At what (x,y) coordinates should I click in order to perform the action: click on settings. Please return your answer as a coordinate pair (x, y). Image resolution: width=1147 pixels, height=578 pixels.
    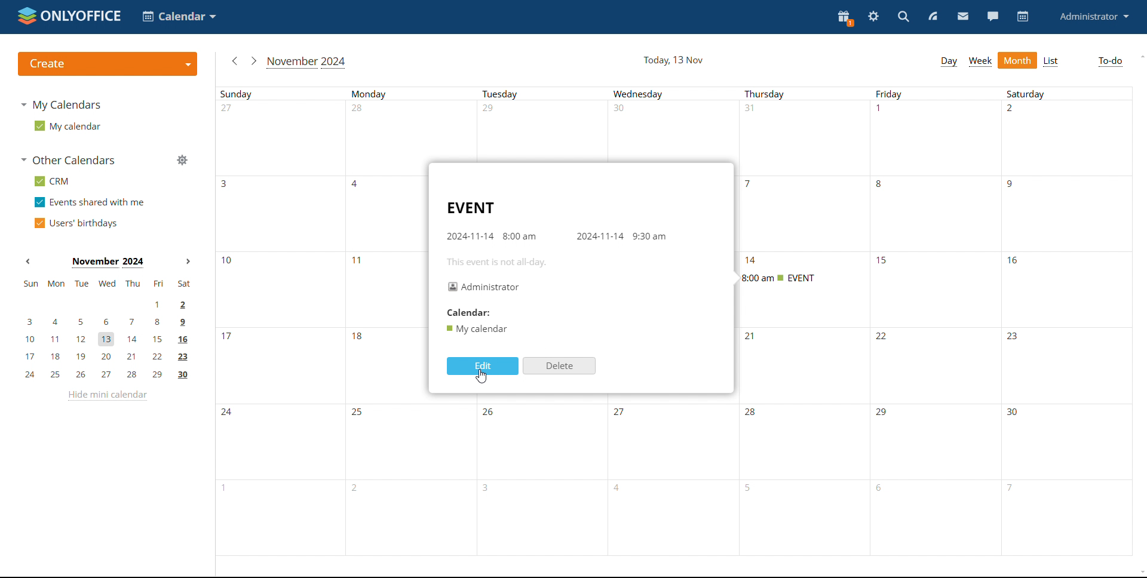
    Looking at the image, I should click on (873, 18).